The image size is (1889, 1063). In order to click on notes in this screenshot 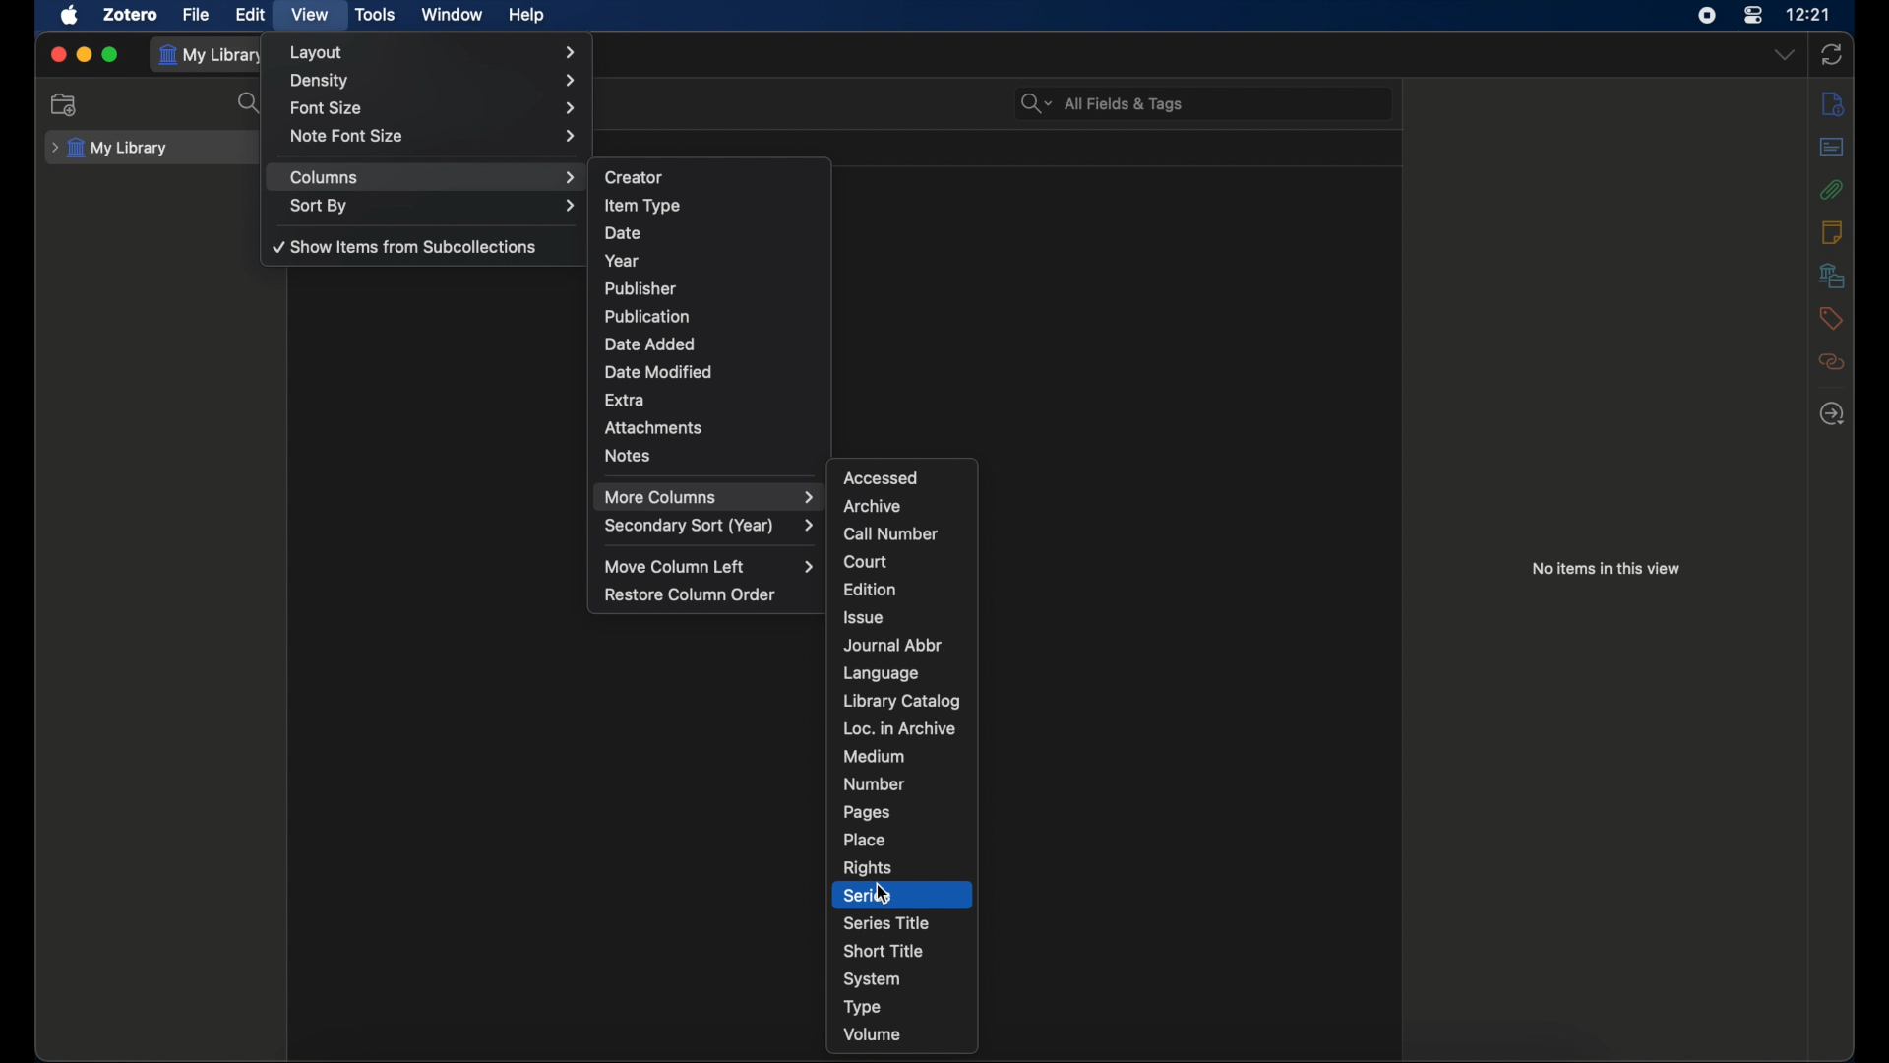, I will do `click(631, 457)`.